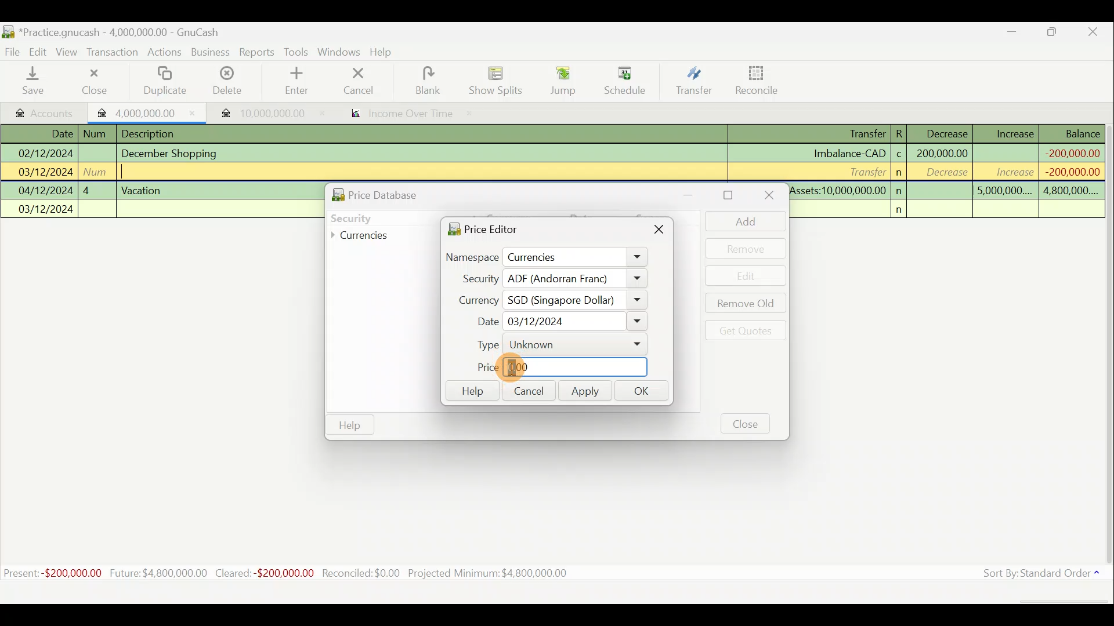 The height and width of the screenshot is (626, 1114). What do you see at coordinates (96, 189) in the screenshot?
I see `4` at bounding box center [96, 189].